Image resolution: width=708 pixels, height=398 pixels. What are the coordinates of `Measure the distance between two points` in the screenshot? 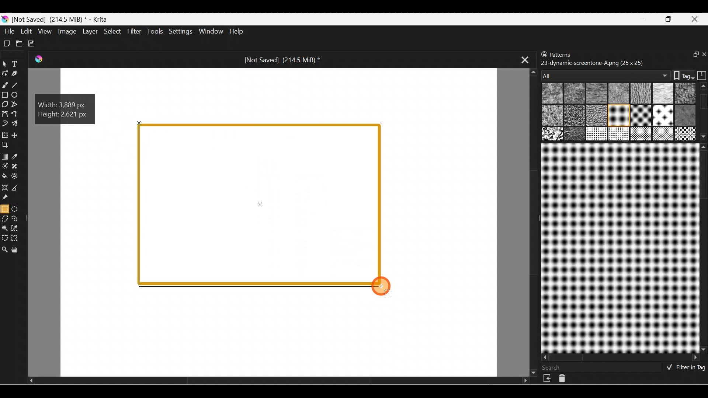 It's located at (18, 188).